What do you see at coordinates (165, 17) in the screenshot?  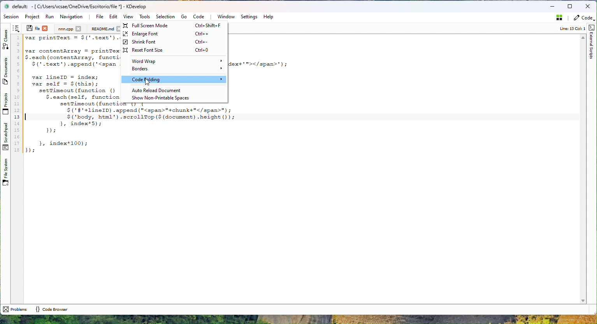 I see `Selection` at bounding box center [165, 17].